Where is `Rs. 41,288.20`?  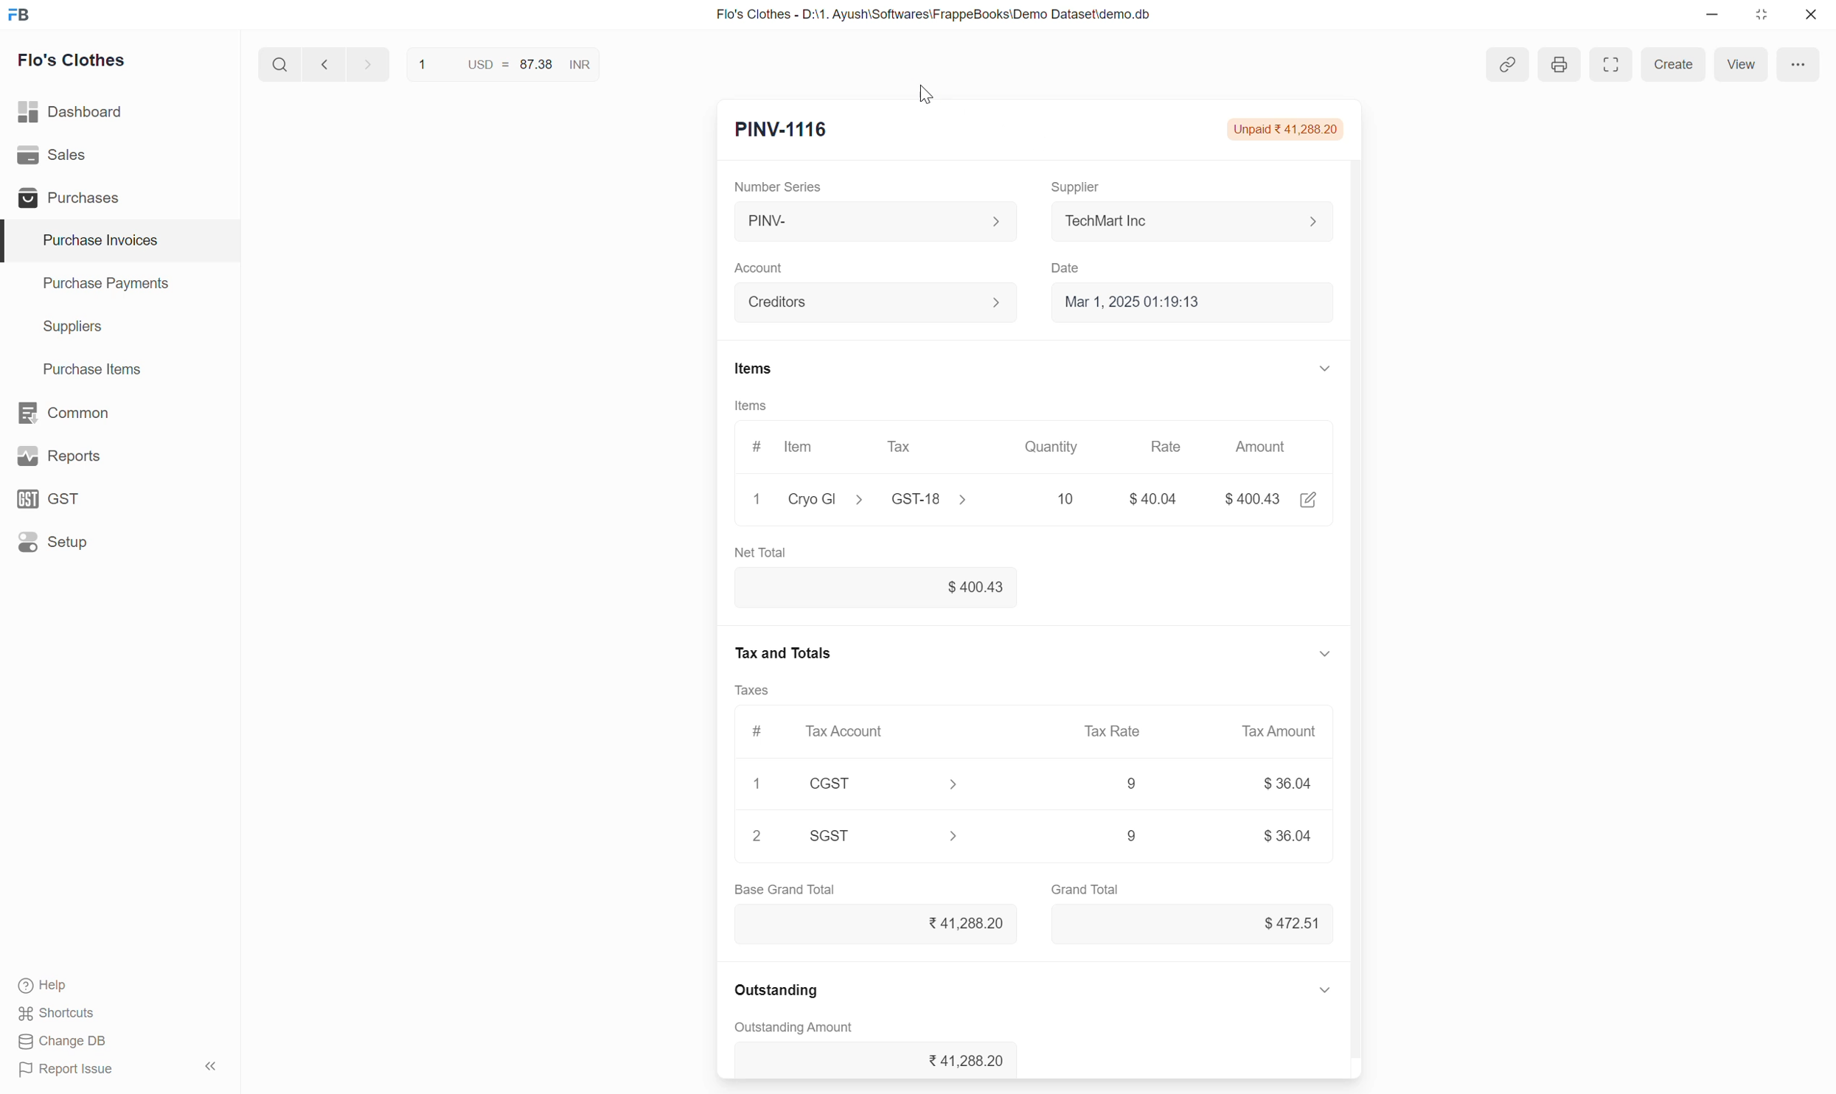 Rs. 41,288.20 is located at coordinates (963, 924).